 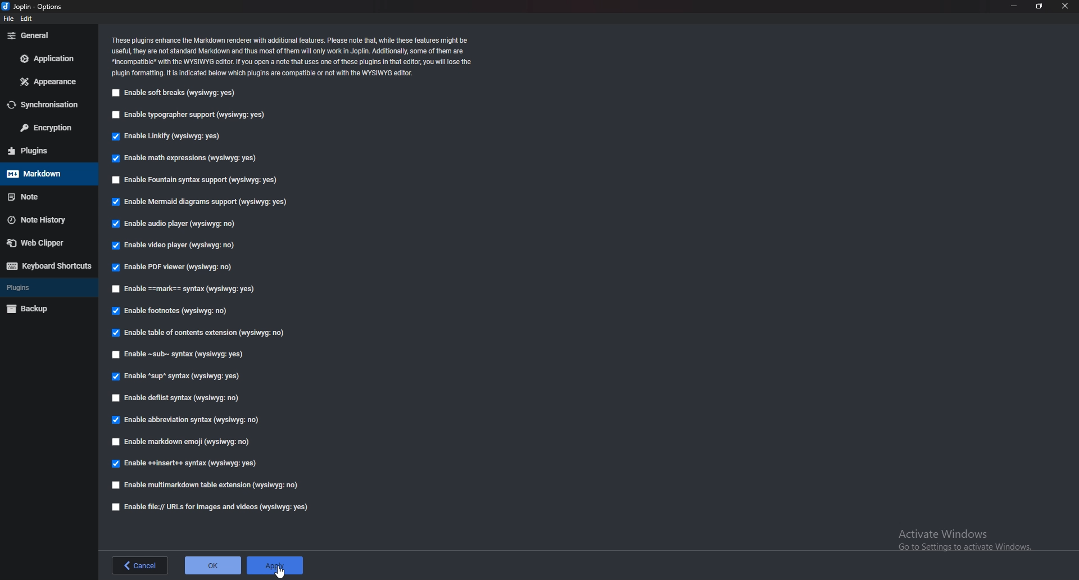 I want to click on Enable footnotes, so click(x=172, y=311).